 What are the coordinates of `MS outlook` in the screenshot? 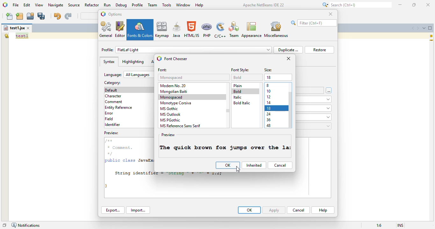 It's located at (171, 114).